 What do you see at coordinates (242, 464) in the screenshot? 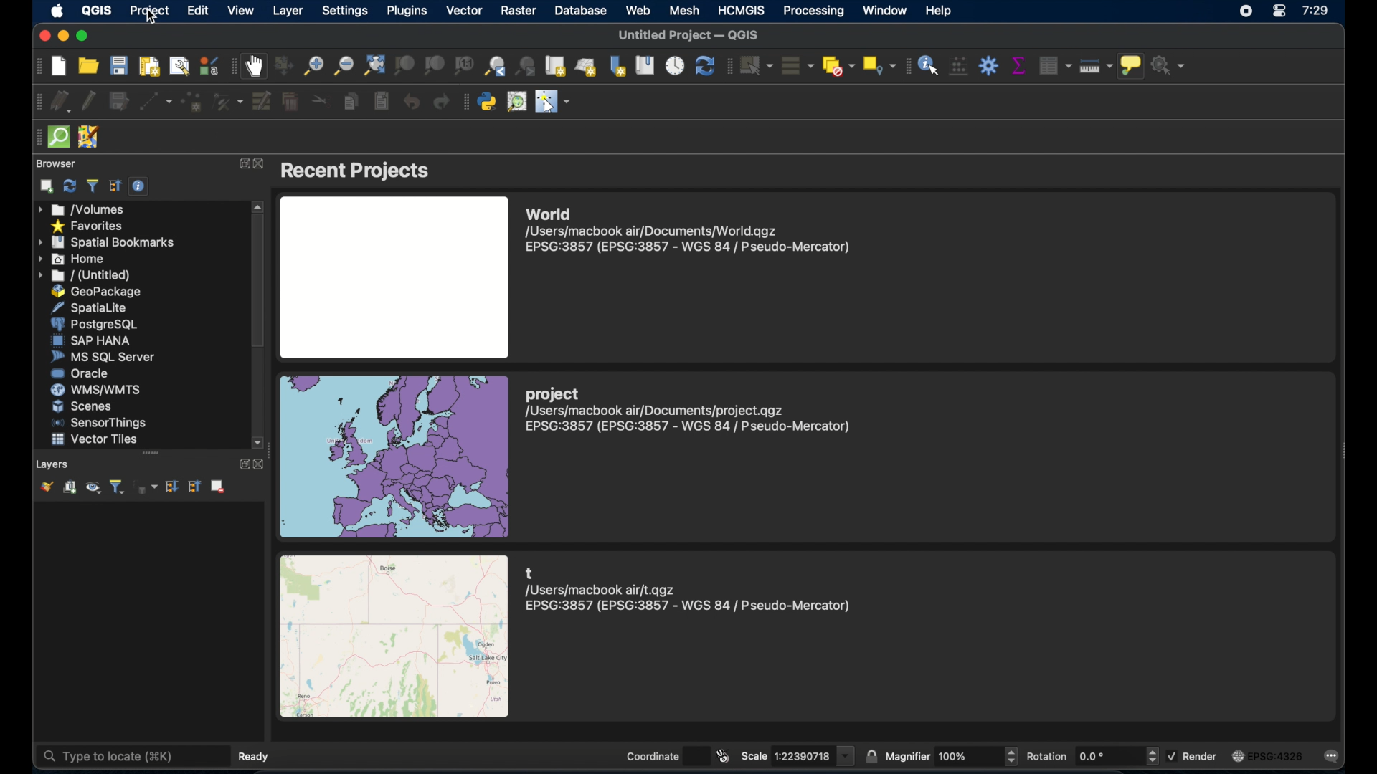
I see `expand` at bounding box center [242, 464].